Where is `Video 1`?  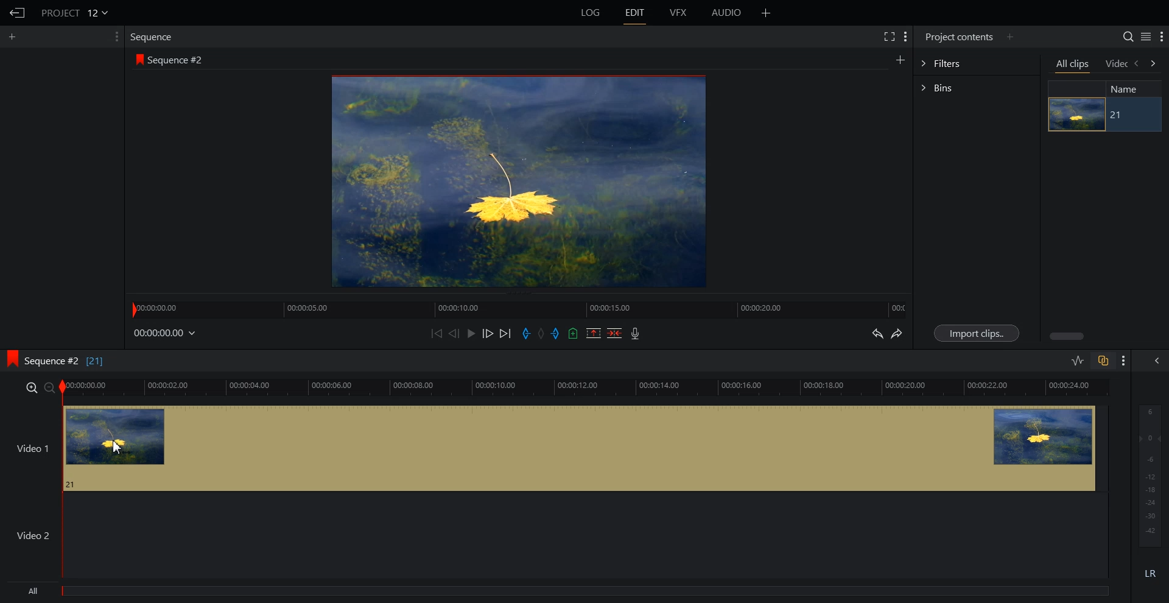
Video 1 is located at coordinates (556, 448).